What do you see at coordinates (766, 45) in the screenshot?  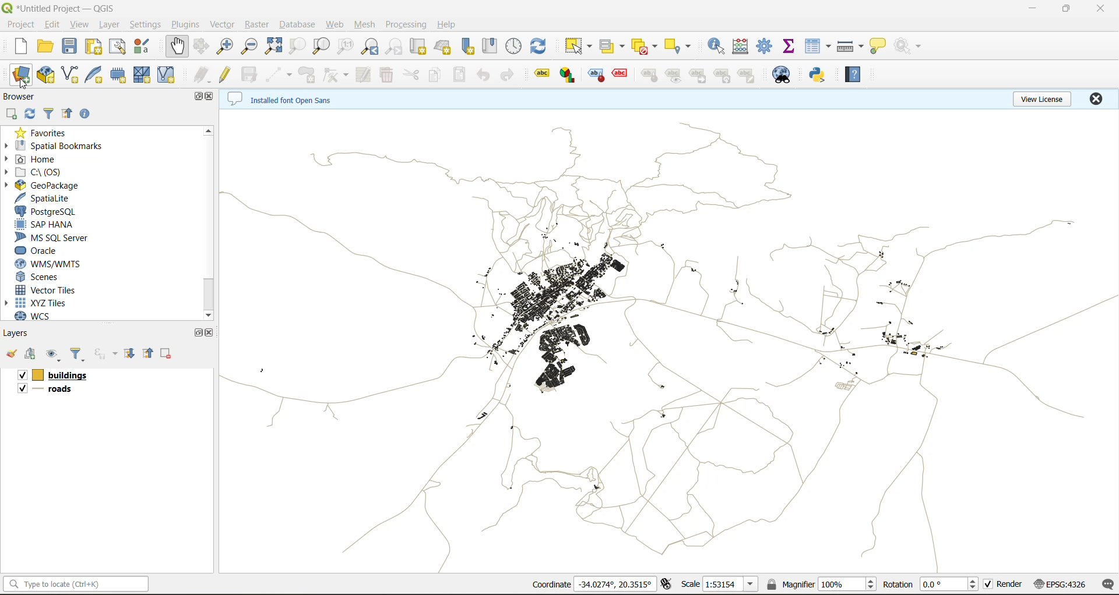 I see `tool box` at bounding box center [766, 45].